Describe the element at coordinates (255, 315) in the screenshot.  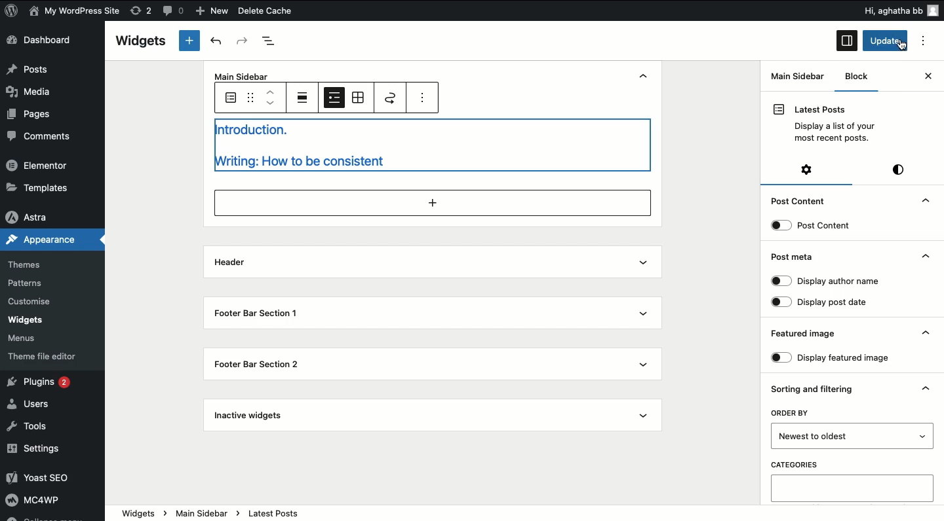
I see `Footer bar section 1` at that location.